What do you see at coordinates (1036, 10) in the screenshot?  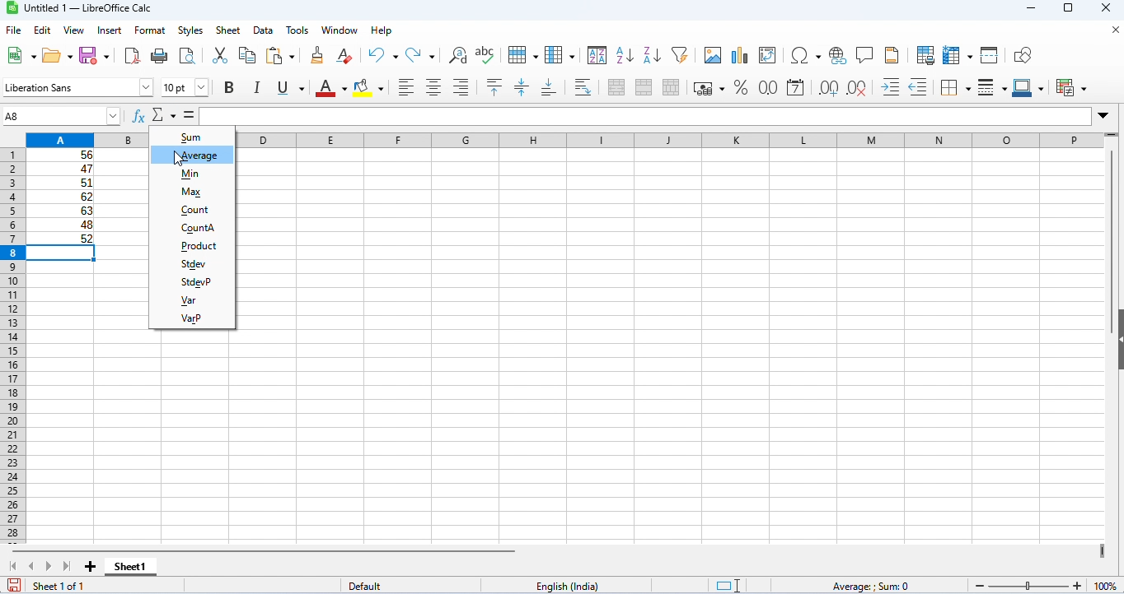 I see `minimize` at bounding box center [1036, 10].